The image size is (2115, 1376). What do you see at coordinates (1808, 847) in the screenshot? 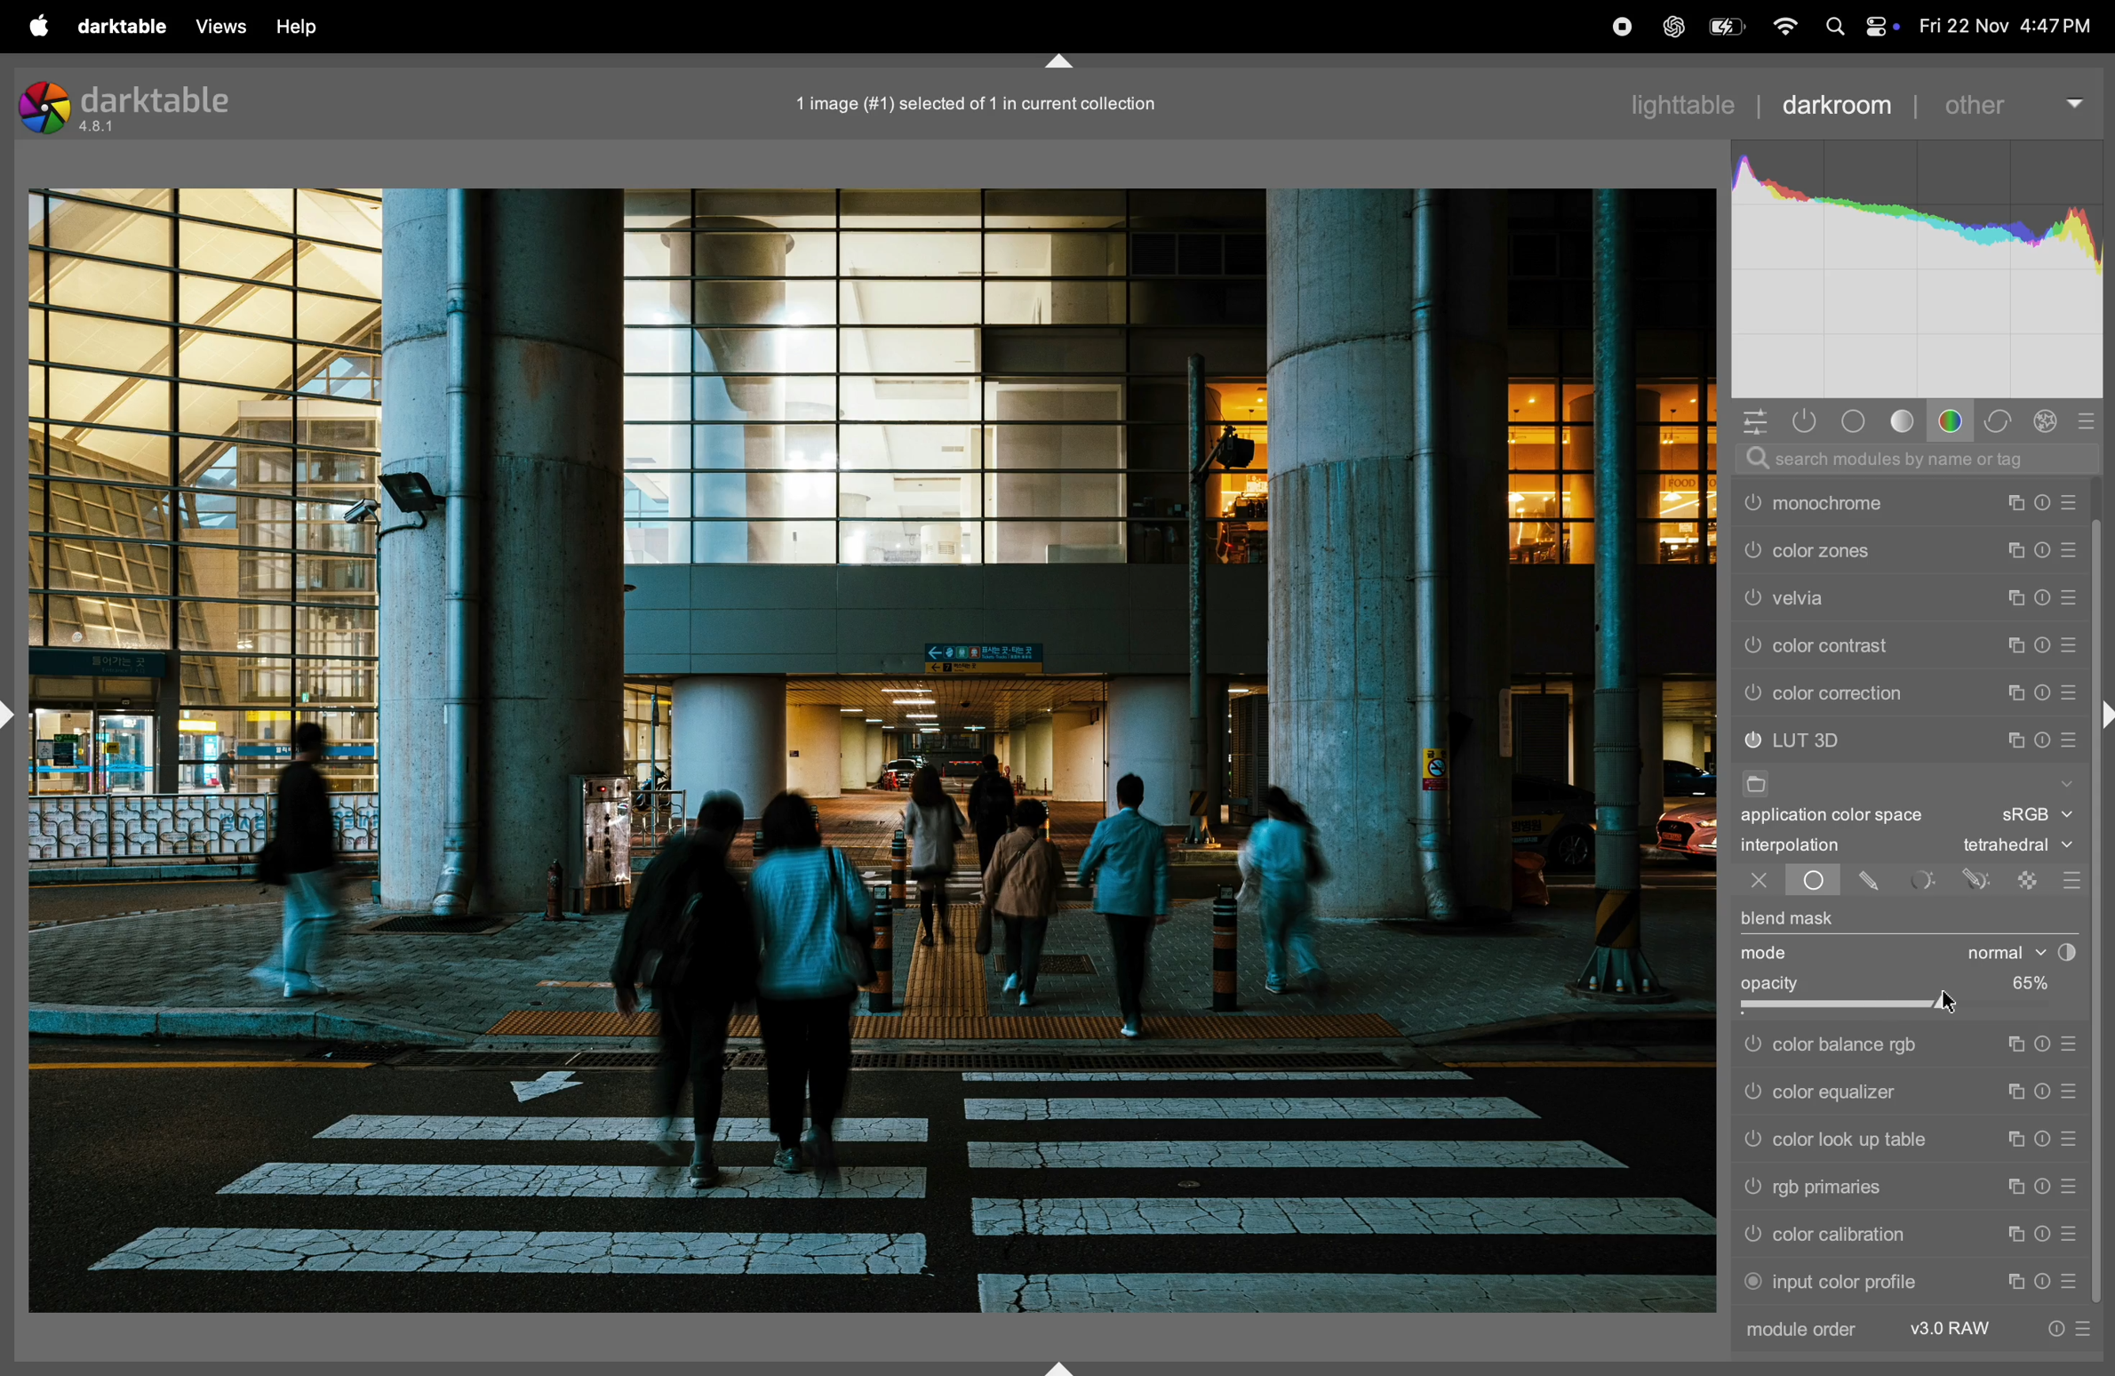
I see `interpolation` at bounding box center [1808, 847].